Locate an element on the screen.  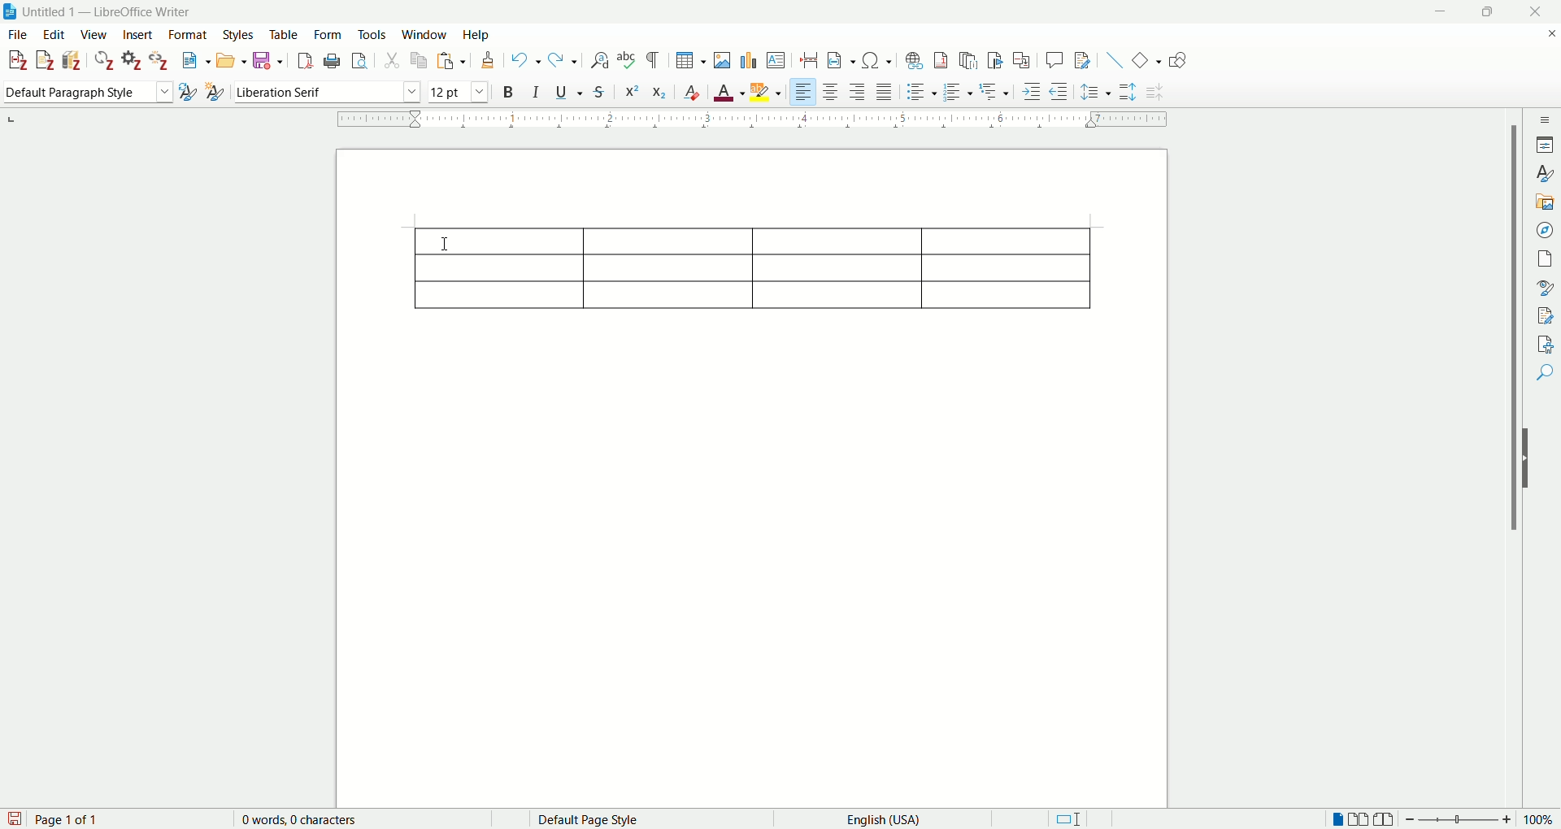
export is located at coordinates (306, 61).